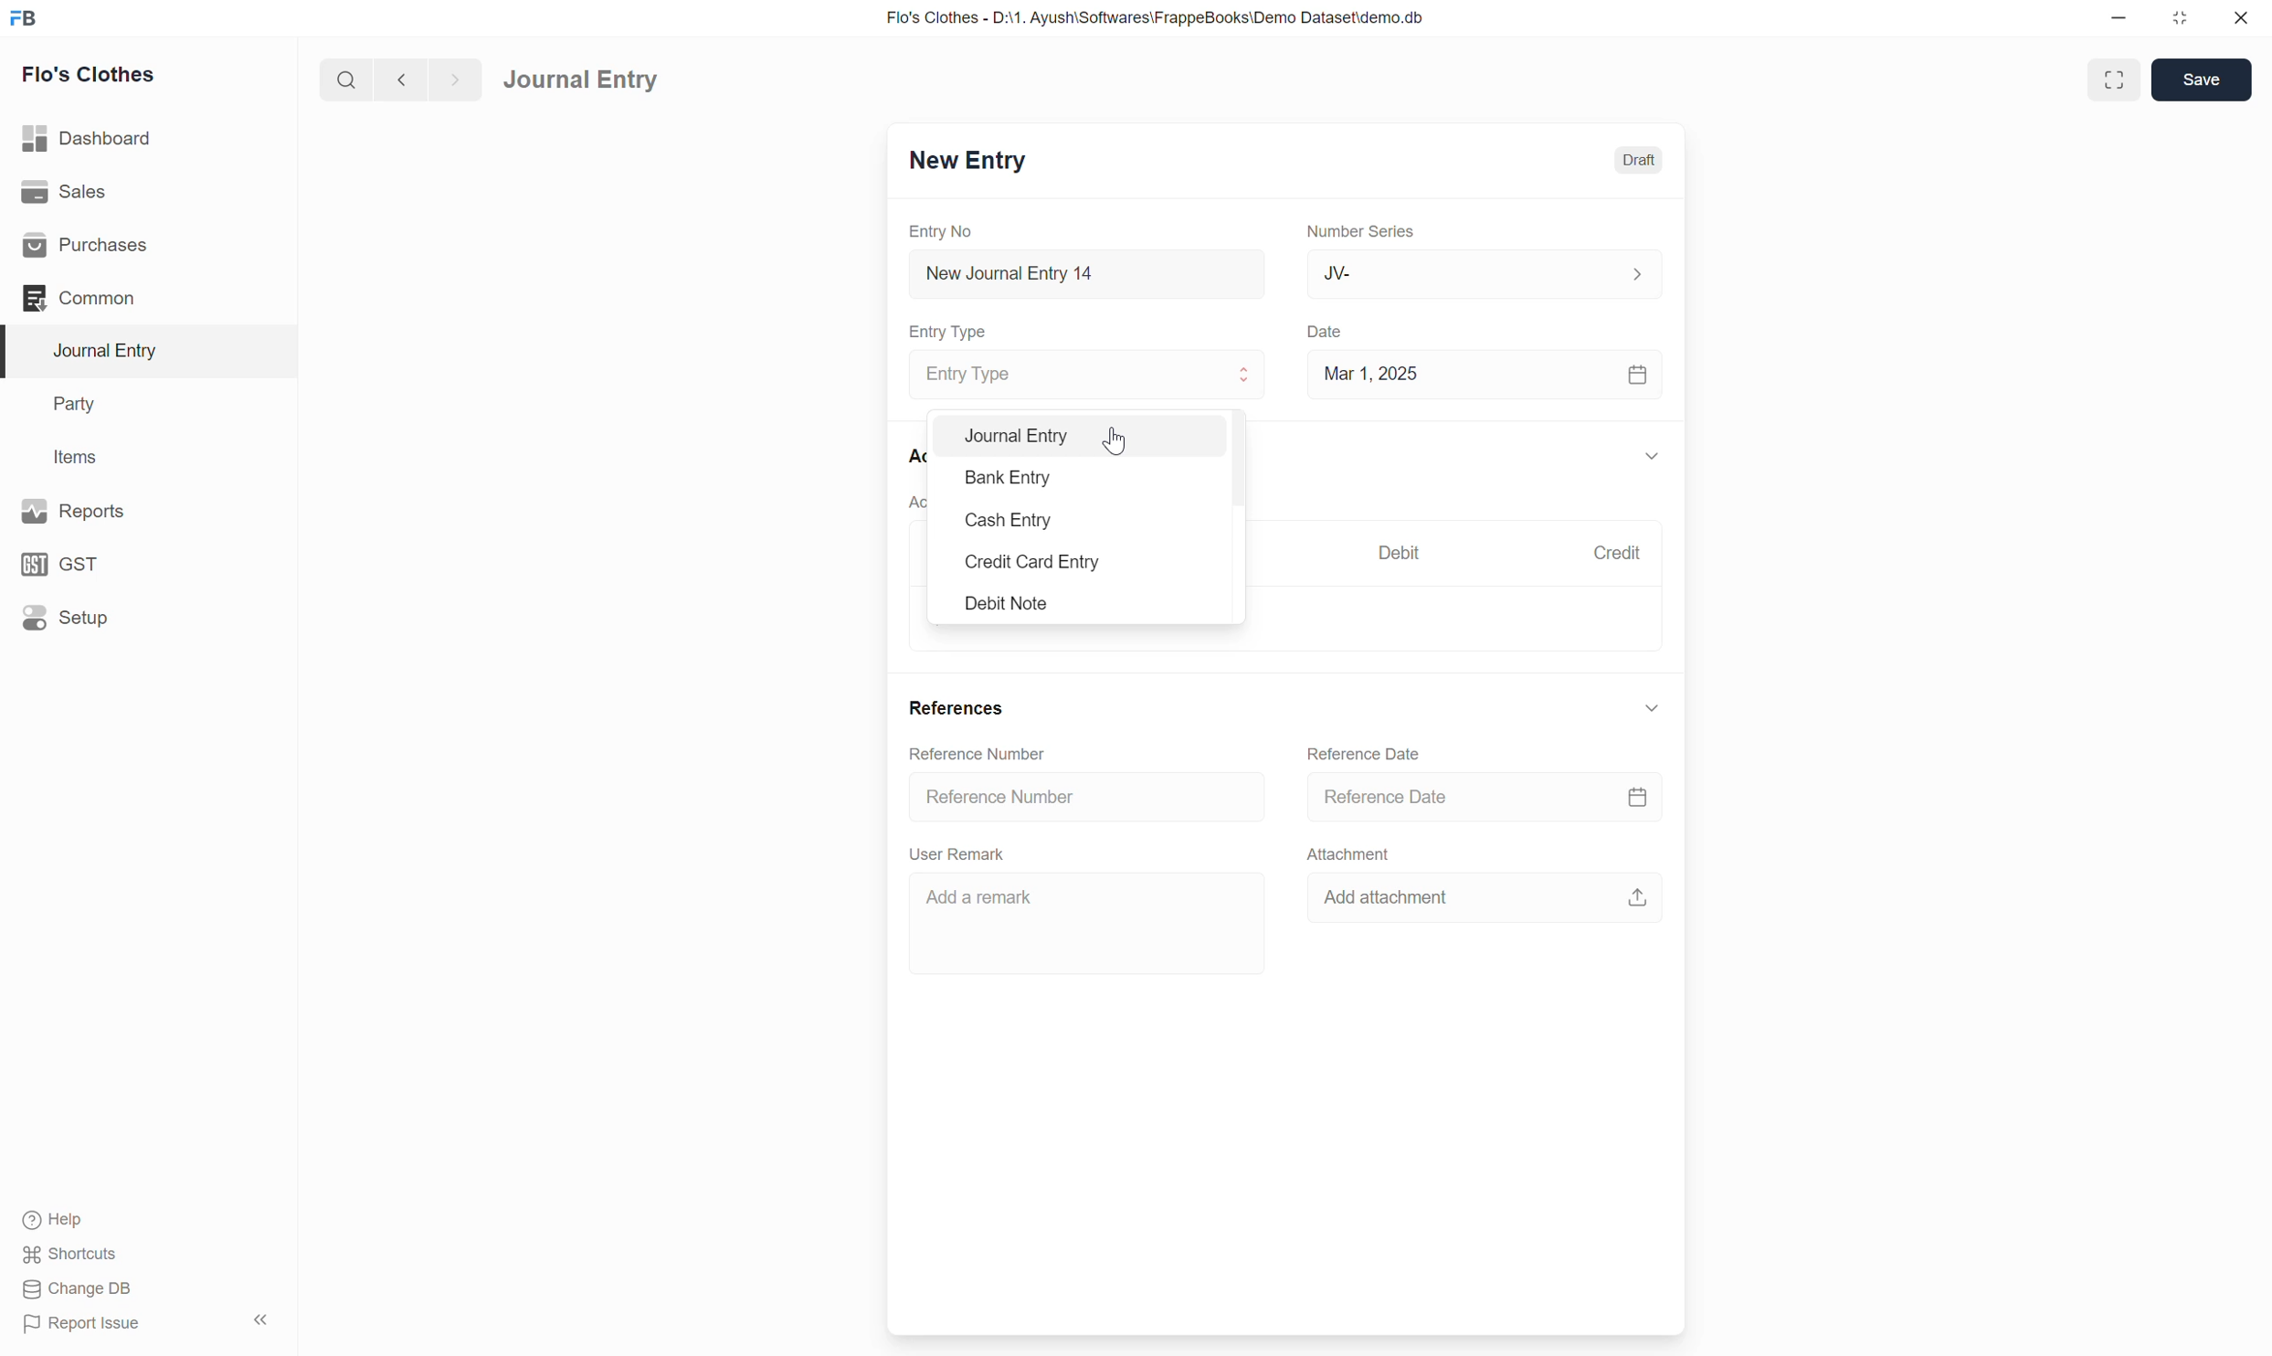 This screenshot has width=2272, height=1356. Describe the element at coordinates (58, 1221) in the screenshot. I see `Help` at that location.